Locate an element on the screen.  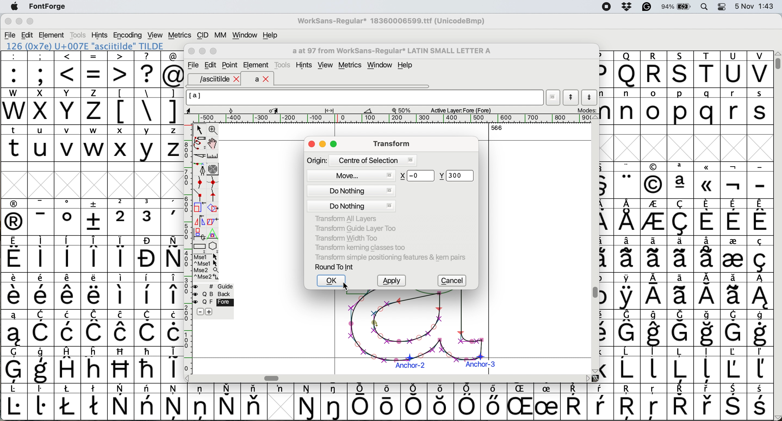
symbol is located at coordinates (13, 328).